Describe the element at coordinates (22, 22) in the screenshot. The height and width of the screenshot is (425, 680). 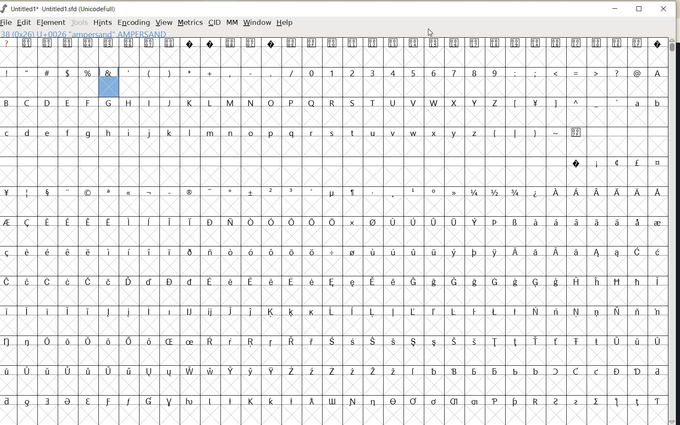
I see `EDIT` at that location.